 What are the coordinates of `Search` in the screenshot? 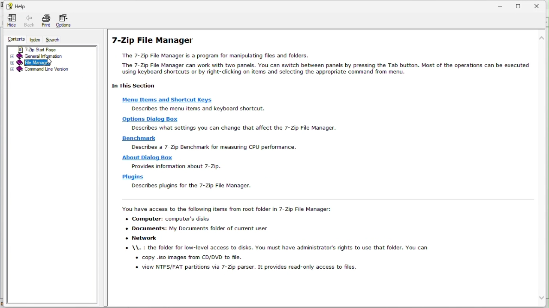 It's located at (56, 40).